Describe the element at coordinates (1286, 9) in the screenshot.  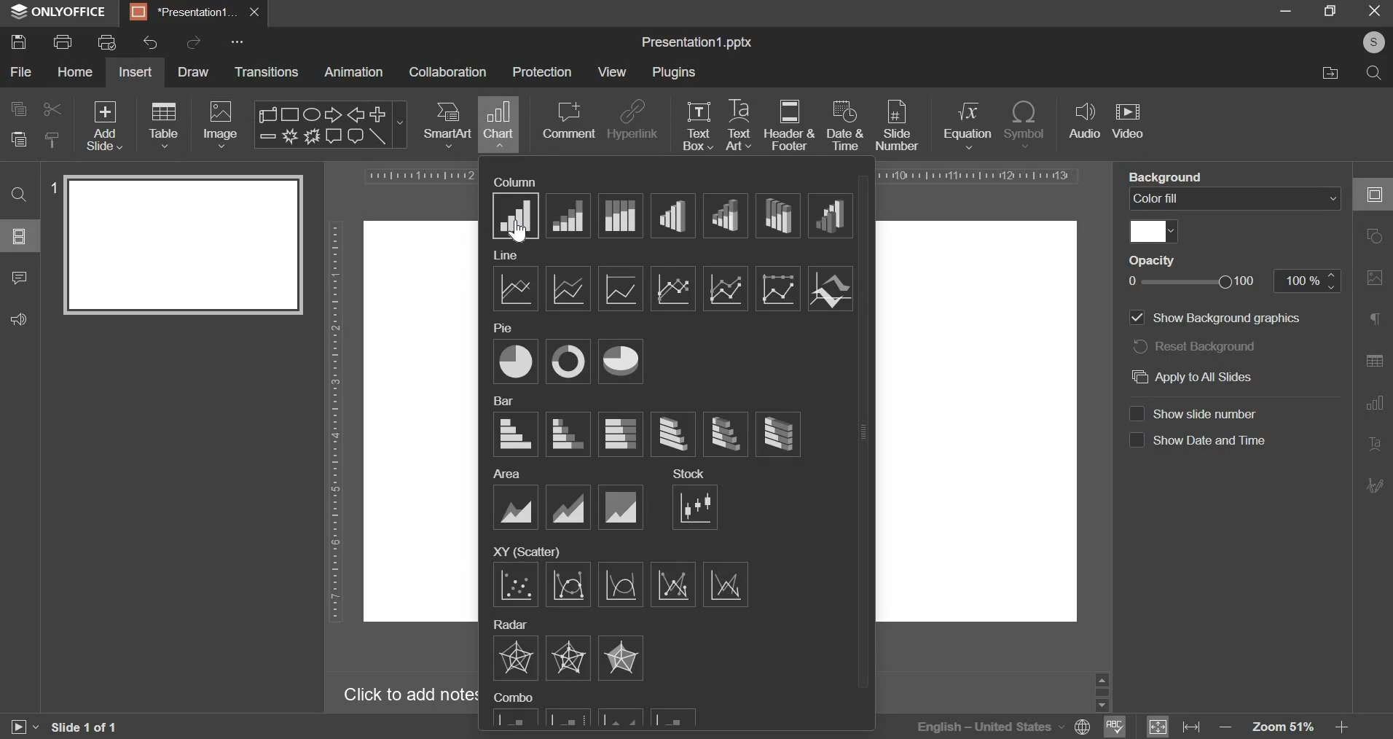
I see `minimize` at that location.